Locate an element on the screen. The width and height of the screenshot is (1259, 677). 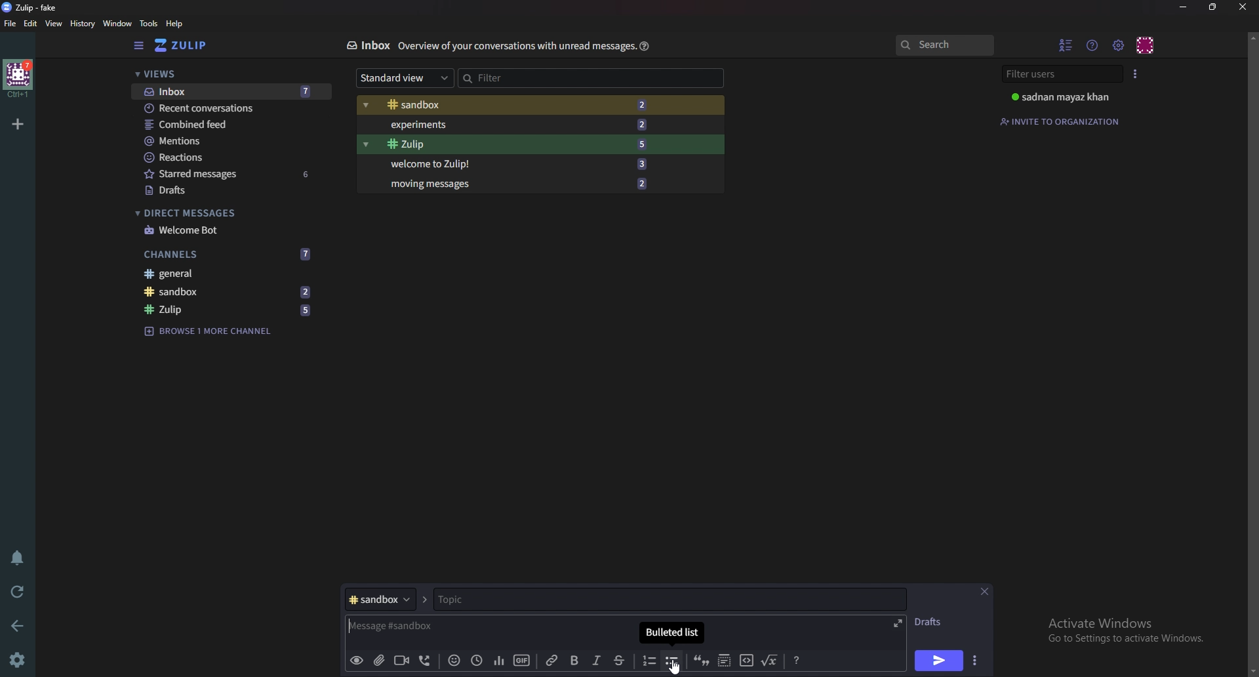
Edit is located at coordinates (31, 24).